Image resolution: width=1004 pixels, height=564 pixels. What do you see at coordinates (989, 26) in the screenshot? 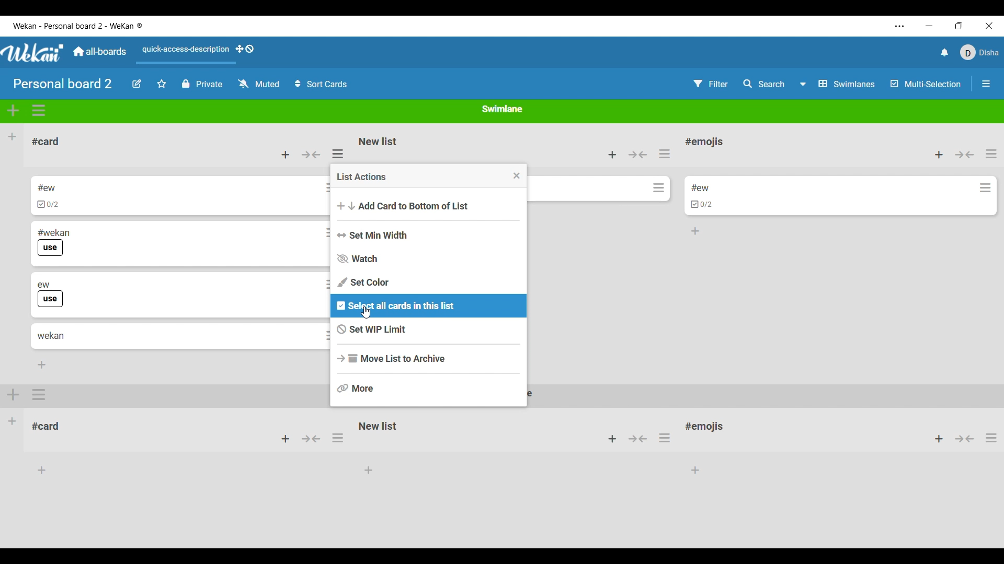
I see `Close interface` at bounding box center [989, 26].